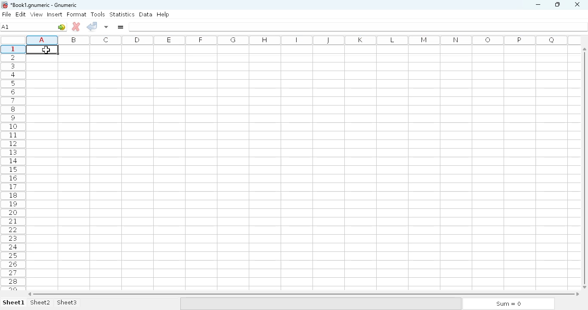 The height and width of the screenshot is (310, 588). What do you see at coordinates (163, 15) in the screenshot?
I see `help` at bounding box center [163, 15].